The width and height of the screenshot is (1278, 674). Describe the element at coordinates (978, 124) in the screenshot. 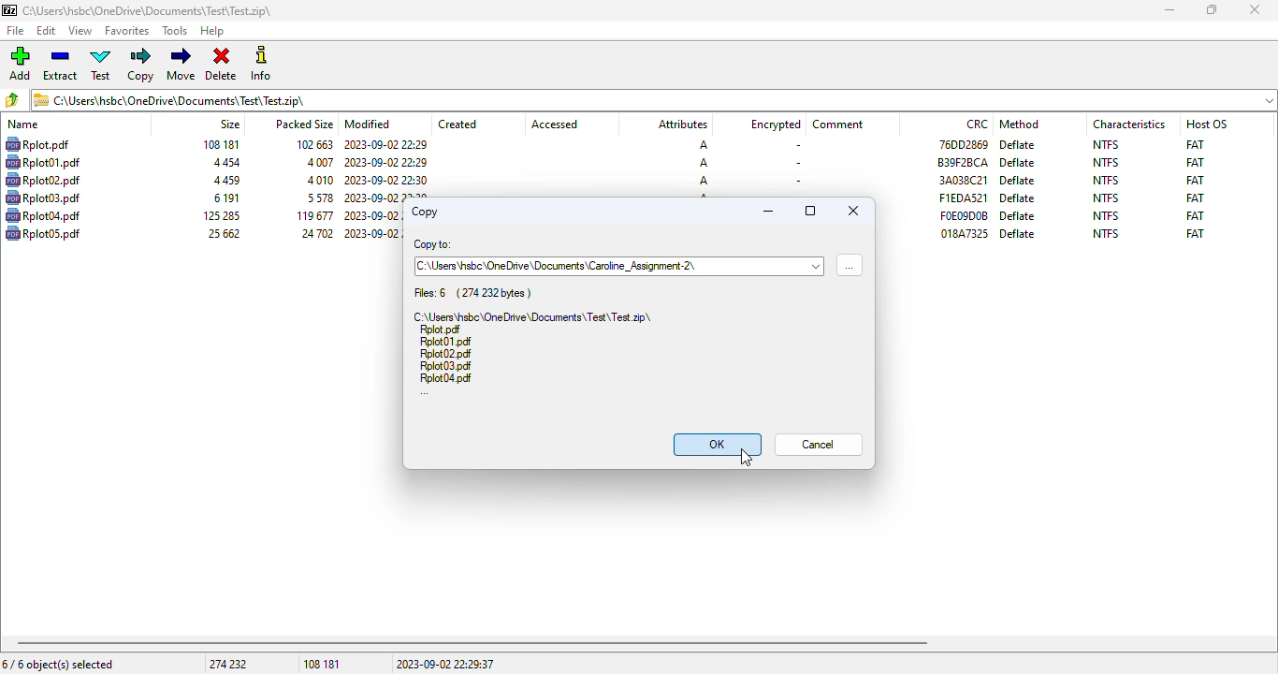

I see `CRC` at that location.